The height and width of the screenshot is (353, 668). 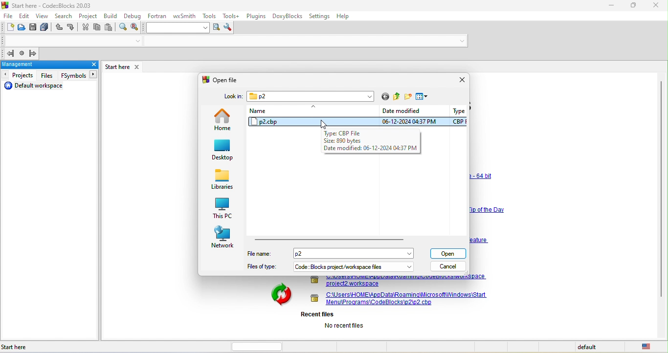 What do you see at coordinates (314, 122) in the screenshot?
I see `p2 cbp` at bounding box center [314, 122].